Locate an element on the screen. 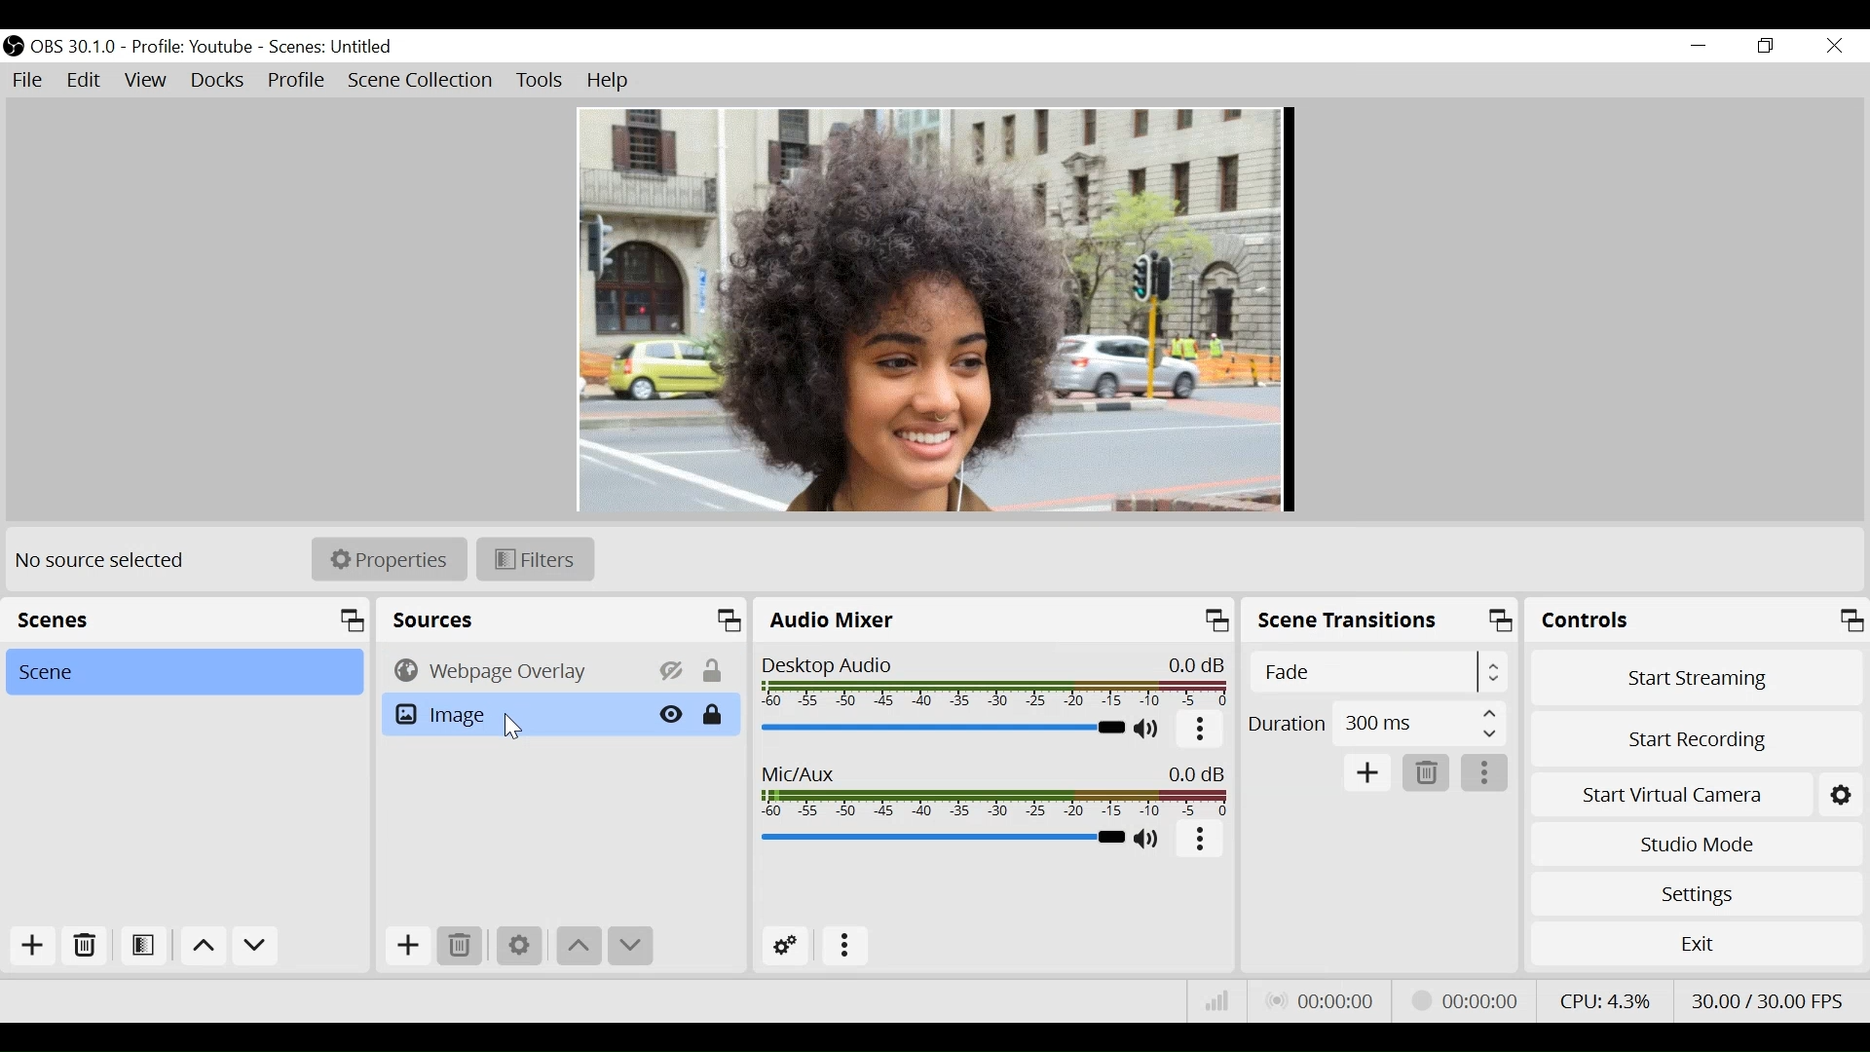  Delete is located at coordinates (465, 944).